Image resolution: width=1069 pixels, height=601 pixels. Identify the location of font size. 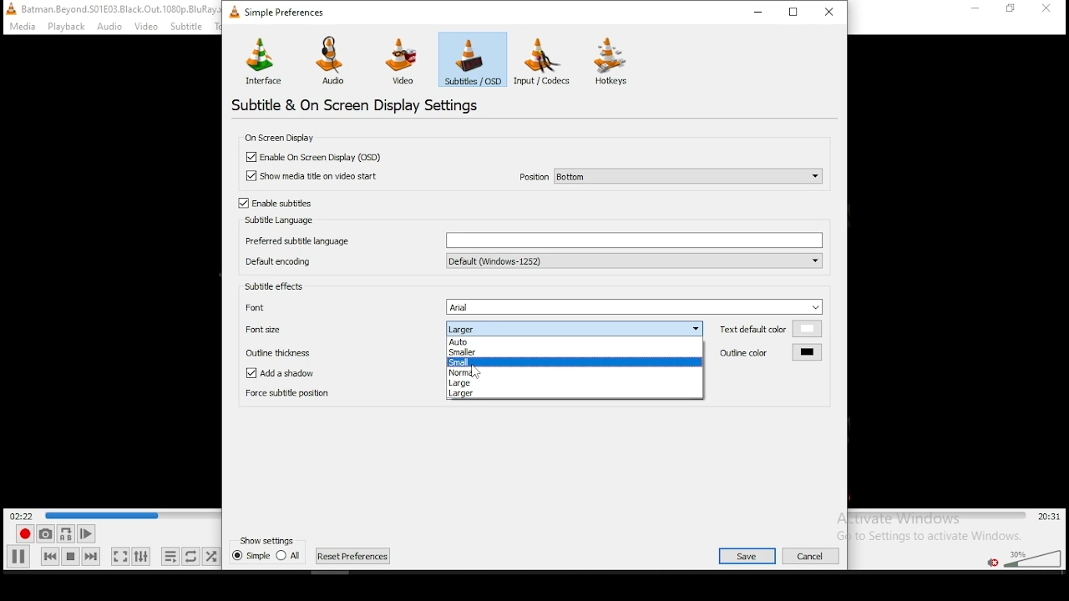
(477, 327).